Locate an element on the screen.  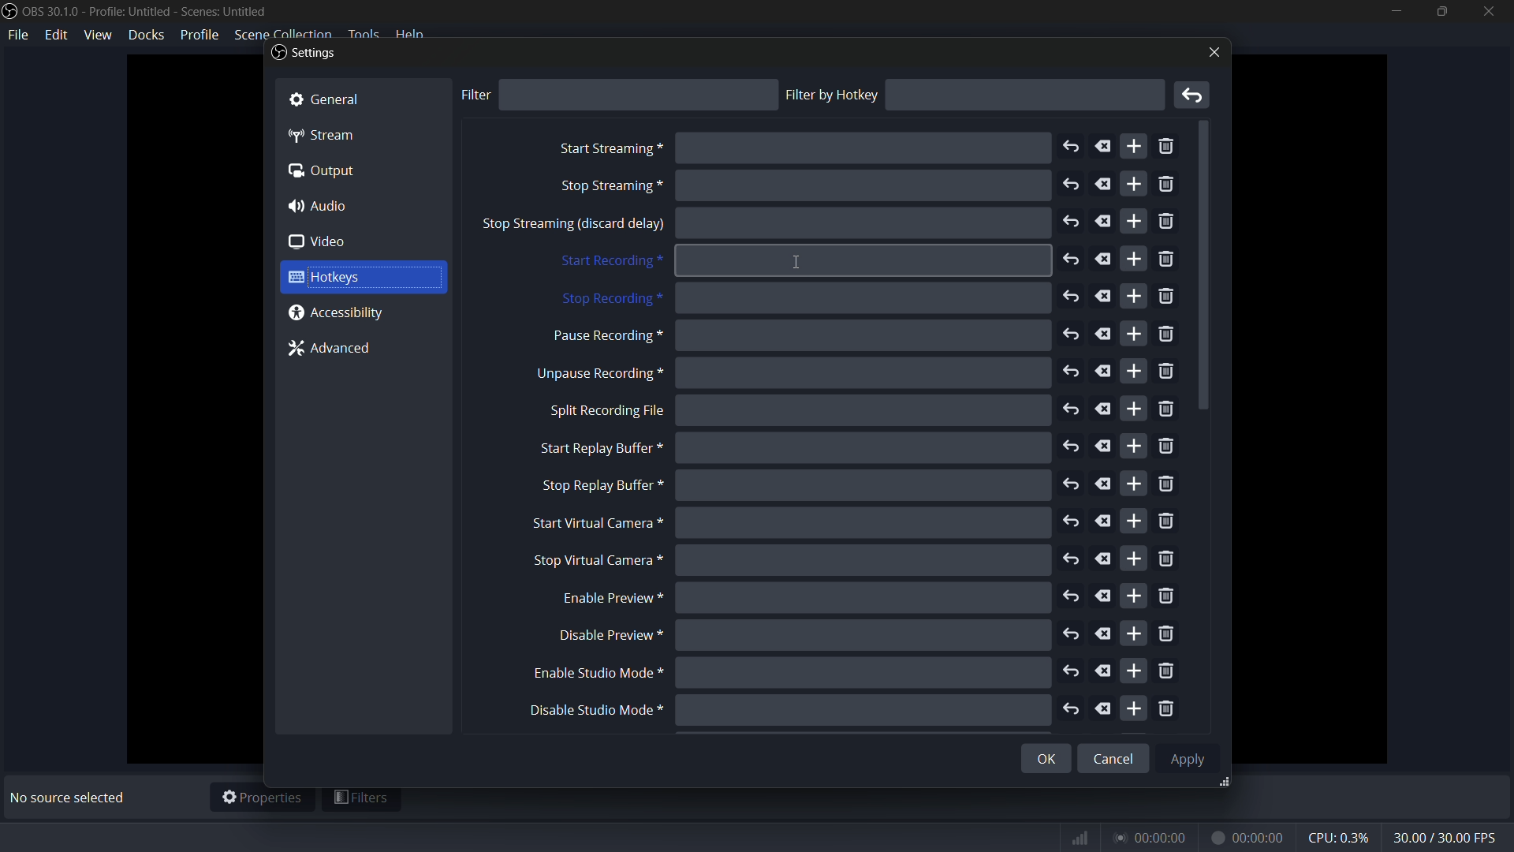
remove is located at coordinates (1168, 634).